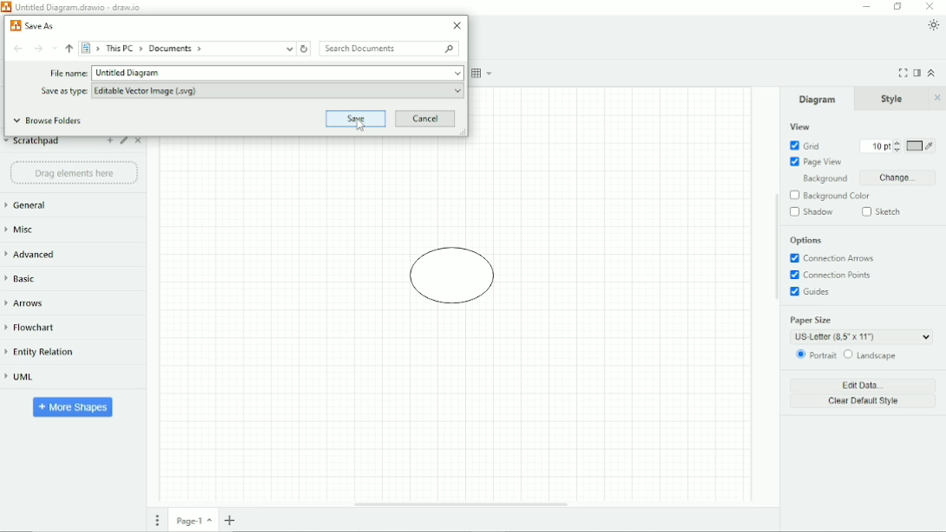 This screenshot has width=946, height=532. What do you see at coordinates (834, 275) in the screenshot?
I see `Connection Points` at bounding box center [834, 275].